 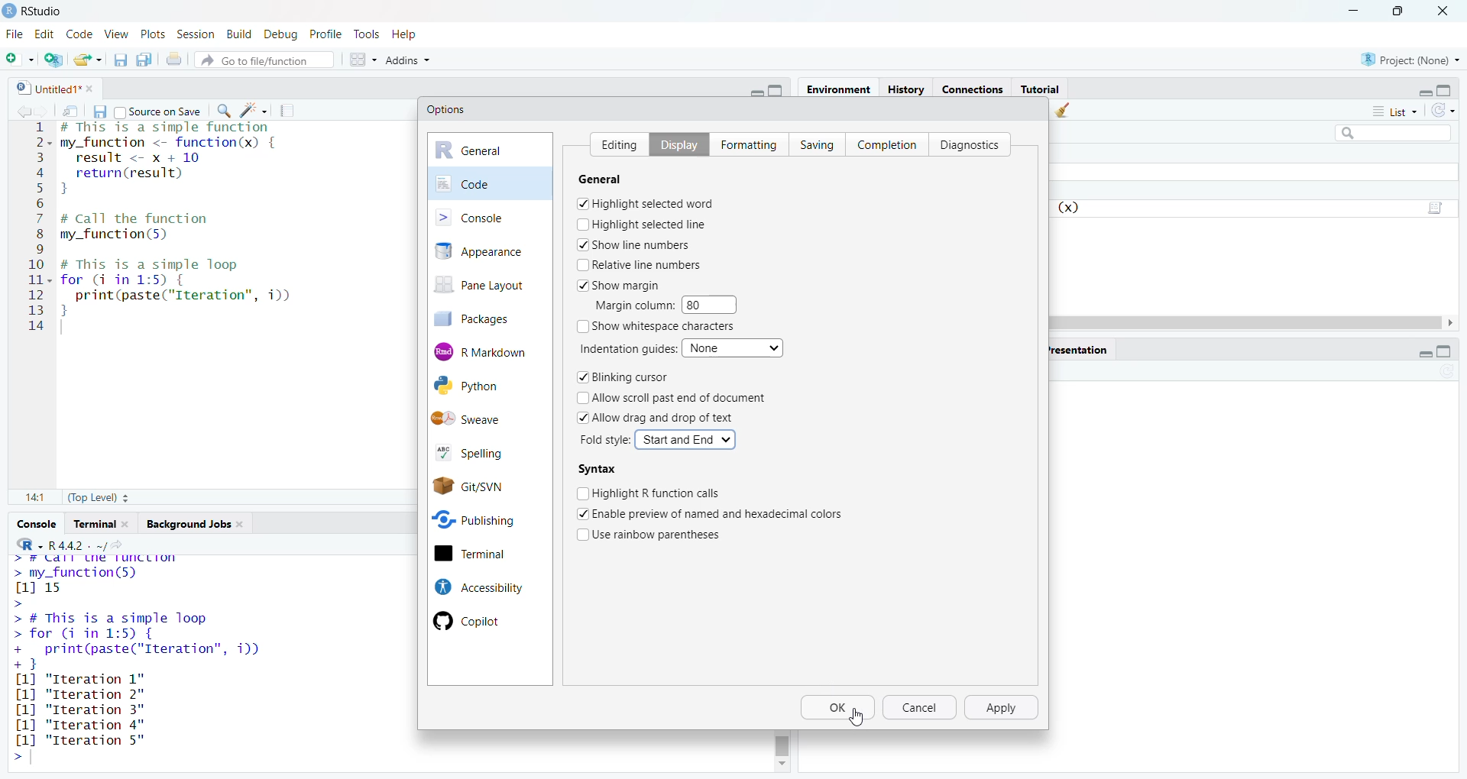 What do you see at coordinates (124, 545) in the screenshot?
I see `view the current working directory` at bounding box center [124, 545].